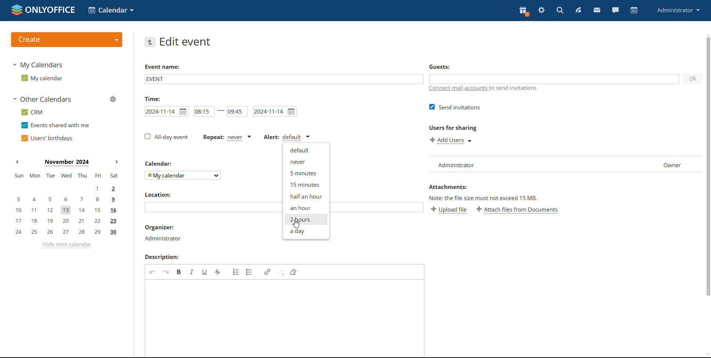  I want to click on upload file, so click(449, 210).